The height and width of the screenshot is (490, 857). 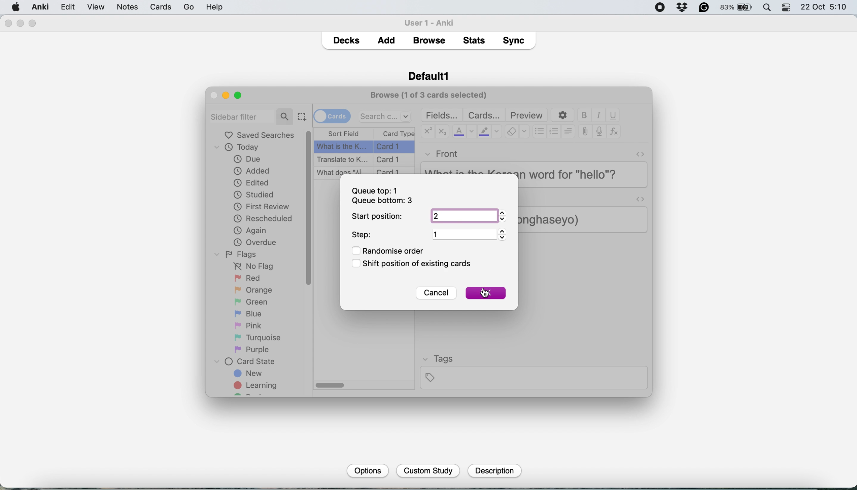 I want to click on today, so click(x=240, y=148).